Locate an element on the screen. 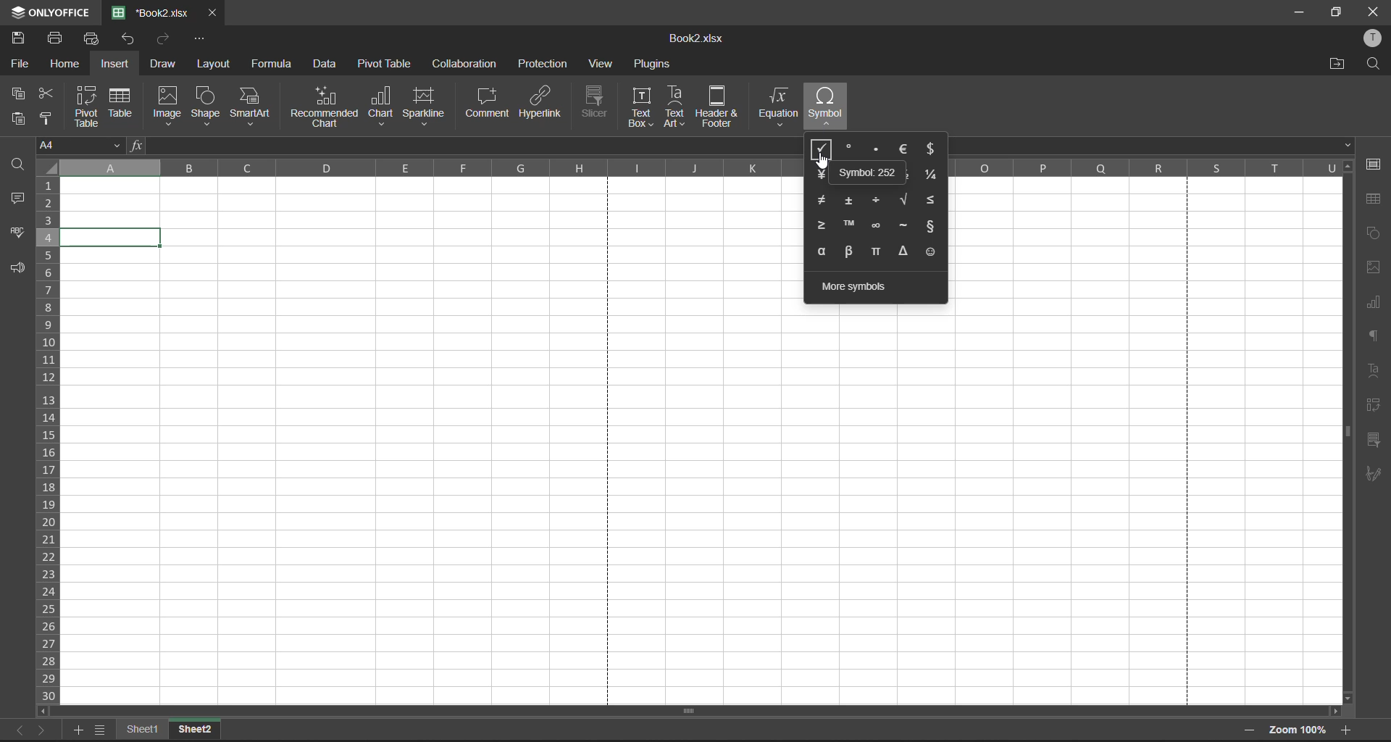 The image size is (1391, 742). bullet is located at coordinates (875, 151).